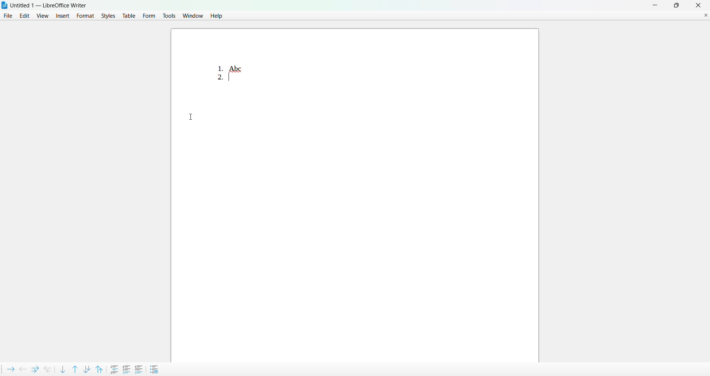 The height and width of the screenshot is (376, 710). I want to click on 1, so click(216, 65).